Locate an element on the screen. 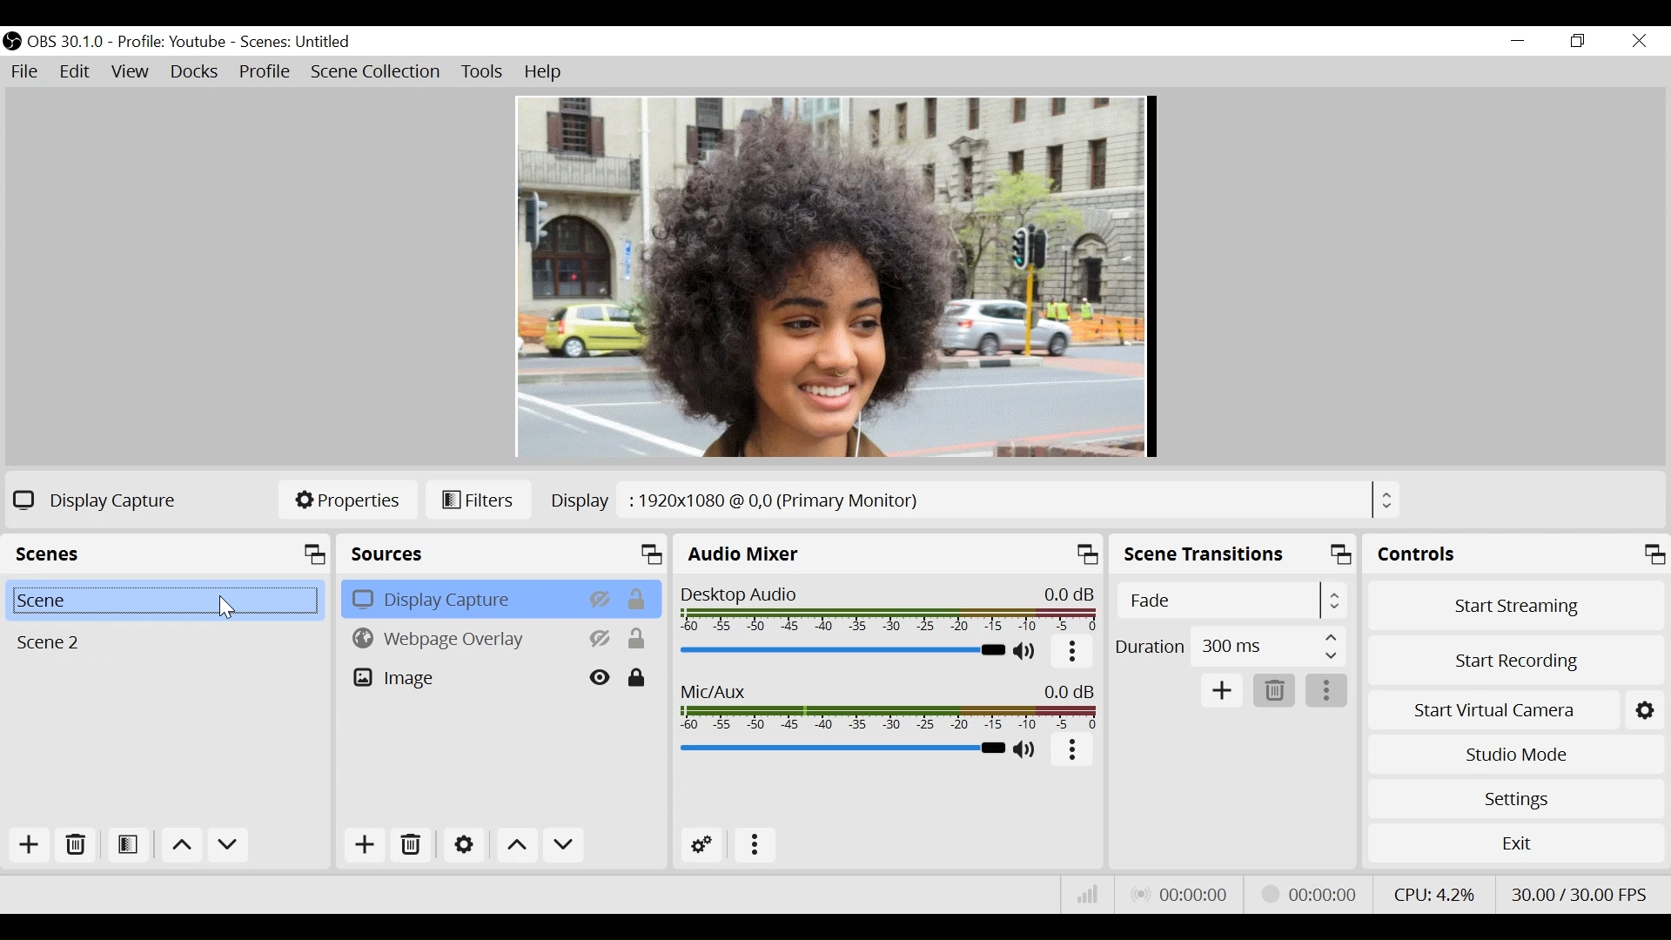  Scene Name is located at coordinates (296, 43).